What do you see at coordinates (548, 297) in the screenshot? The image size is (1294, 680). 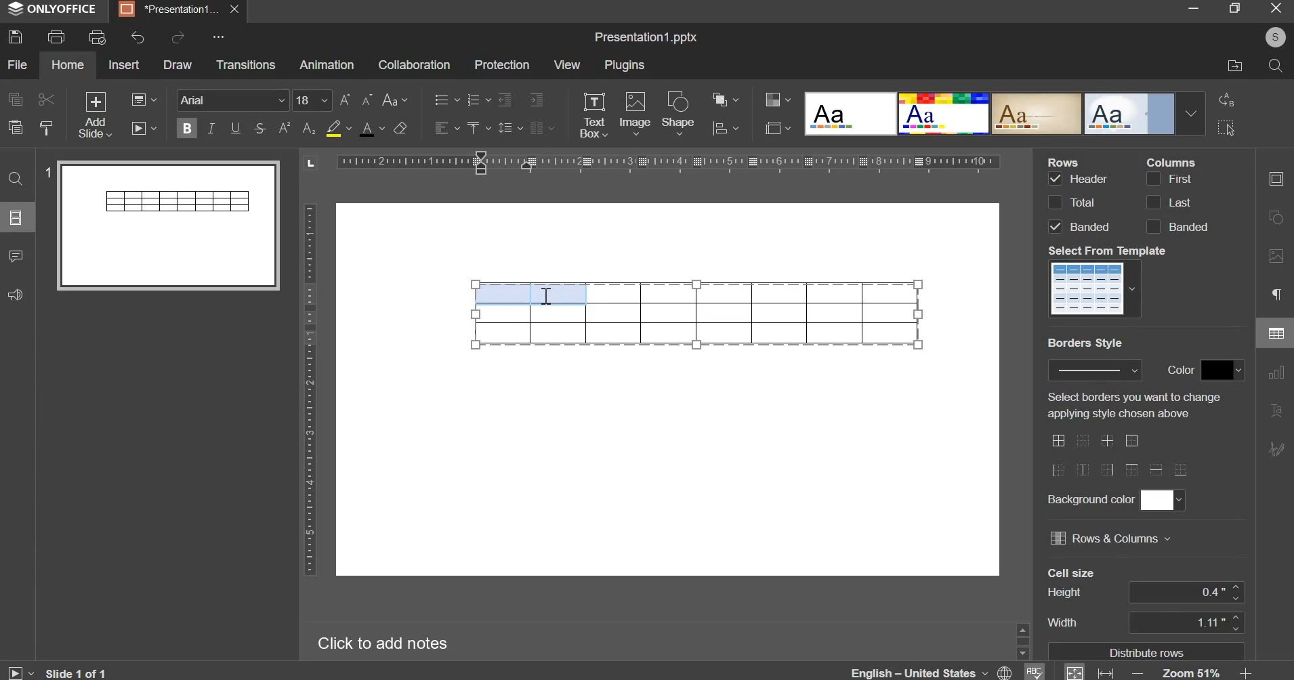 I see `text cursor` at bounding box center [548, 297].